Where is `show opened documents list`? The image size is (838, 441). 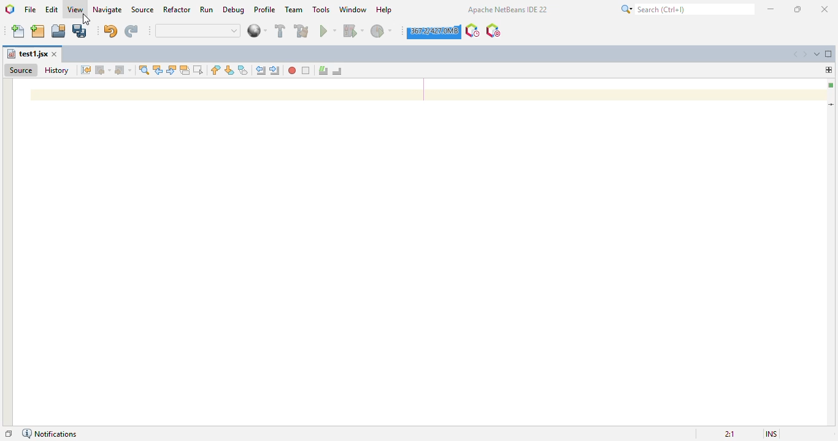
show opened documents list is located at coordinates (817, 54).